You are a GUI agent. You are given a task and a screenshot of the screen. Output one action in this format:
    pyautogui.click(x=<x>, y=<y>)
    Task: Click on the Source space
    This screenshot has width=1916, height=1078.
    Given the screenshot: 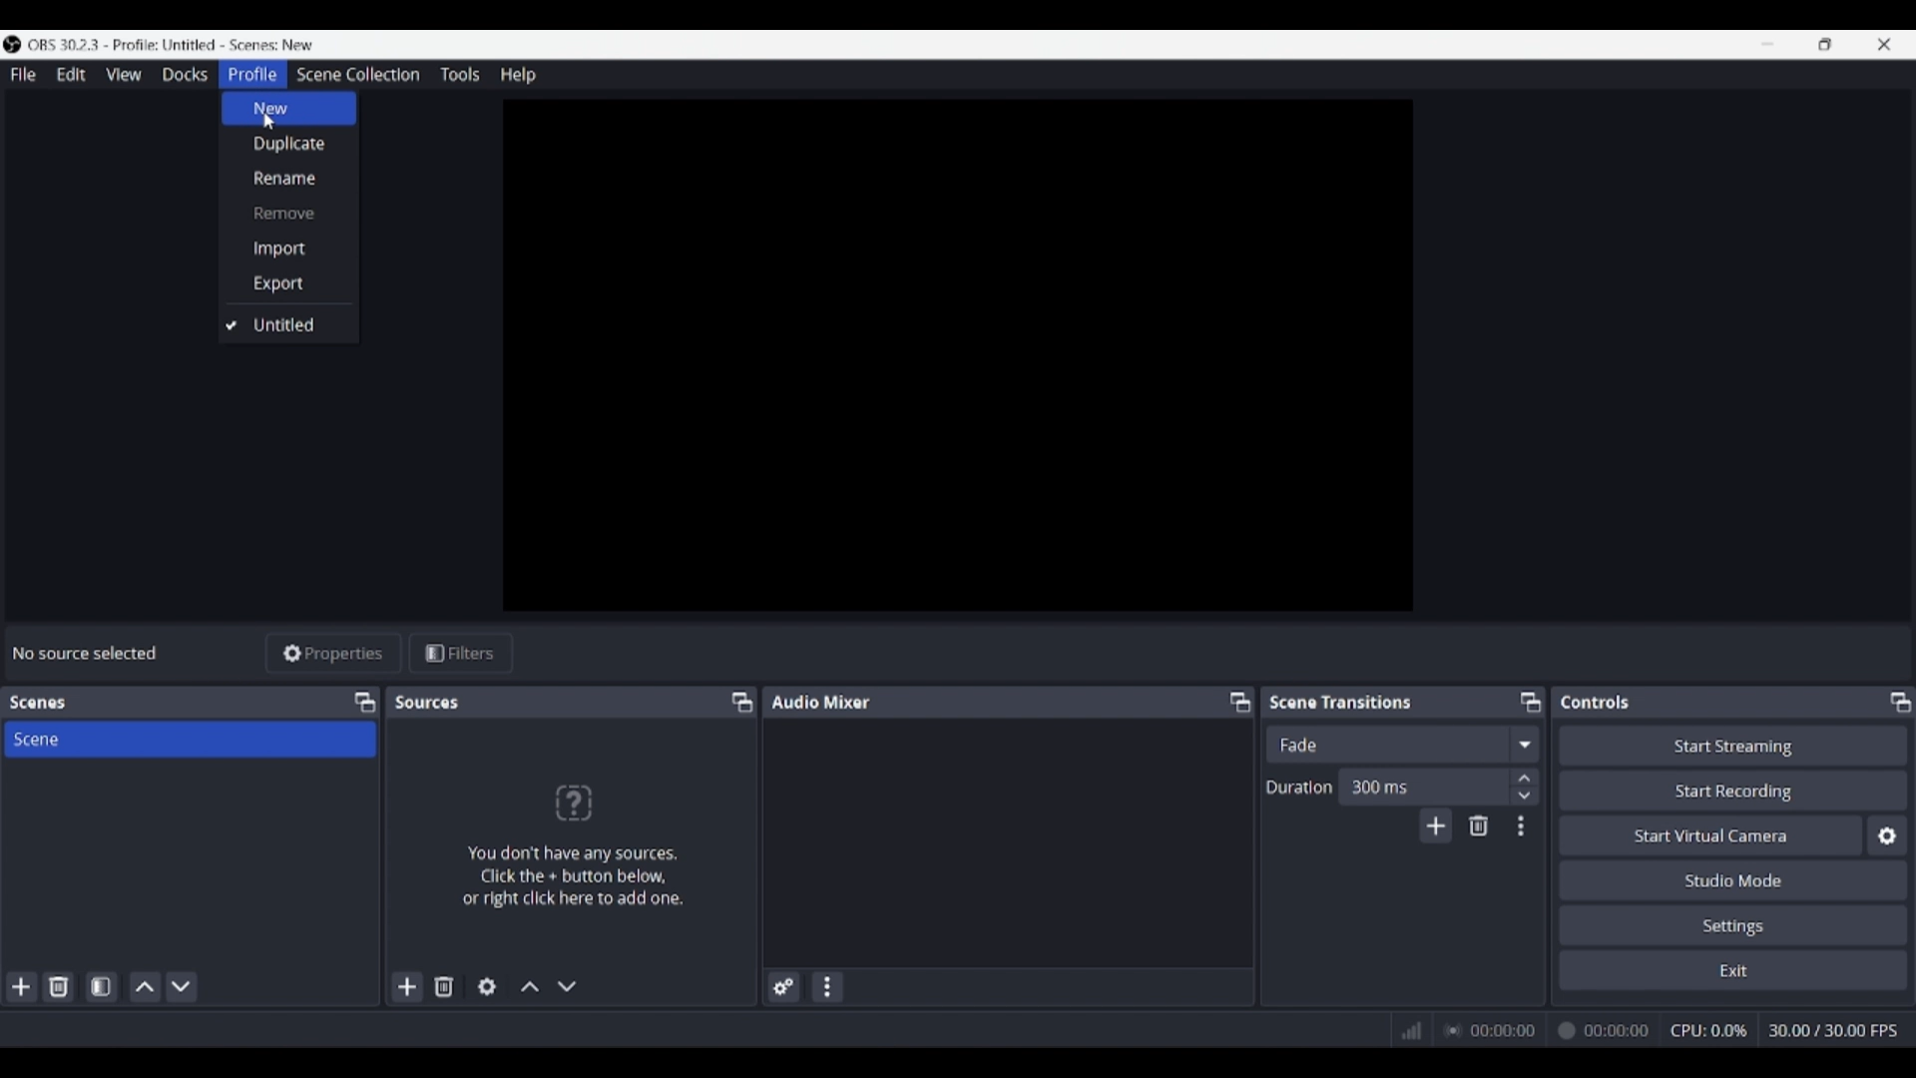 What is the action you would take?
    pyautogui.click(x=961, y=355)
    